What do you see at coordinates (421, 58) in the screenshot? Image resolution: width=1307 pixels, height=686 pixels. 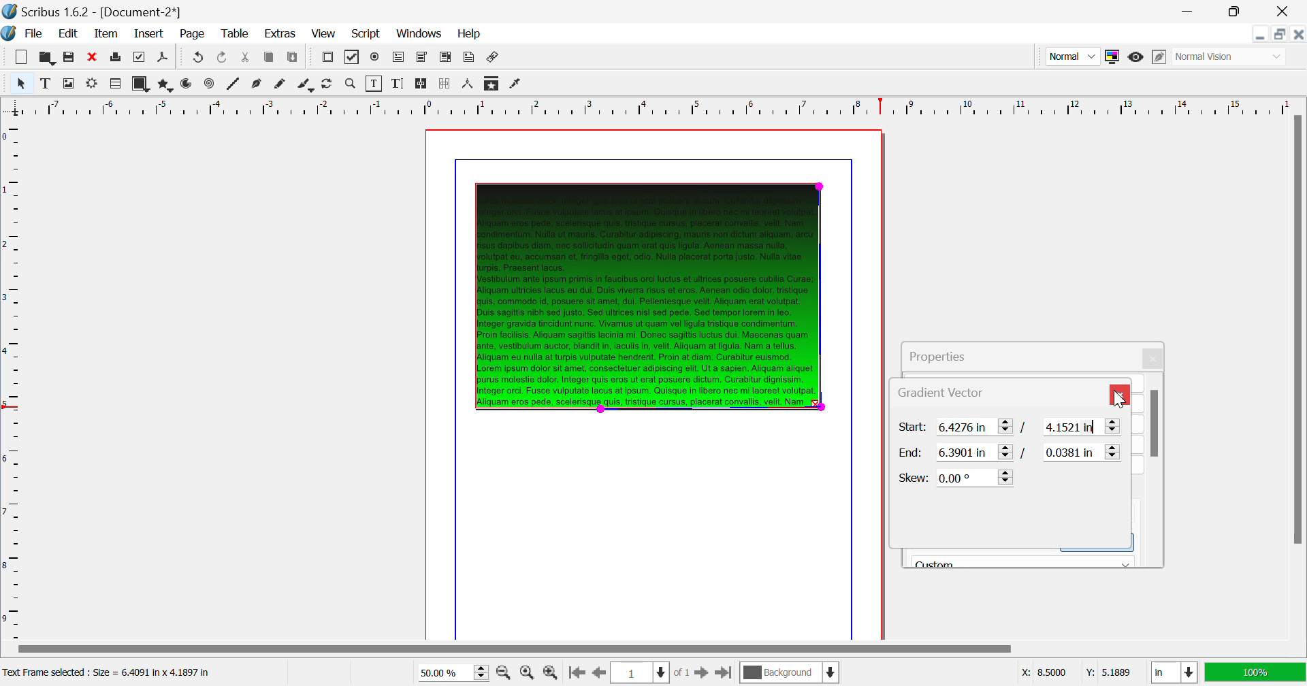 I see `Pdf Combo Box` at bounding box center [421, 58].